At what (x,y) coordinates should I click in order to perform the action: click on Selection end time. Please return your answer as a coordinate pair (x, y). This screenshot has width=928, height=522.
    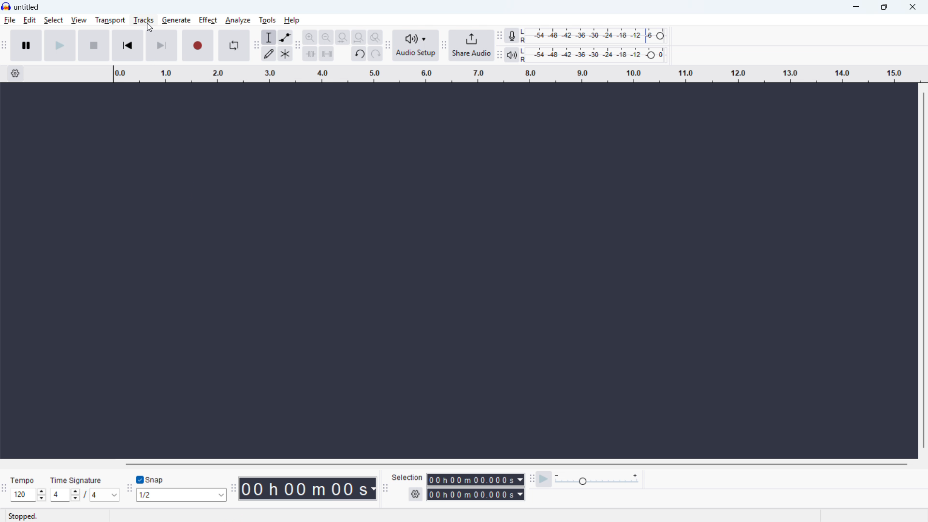
    Looking at the image, I should click on (477, 494).